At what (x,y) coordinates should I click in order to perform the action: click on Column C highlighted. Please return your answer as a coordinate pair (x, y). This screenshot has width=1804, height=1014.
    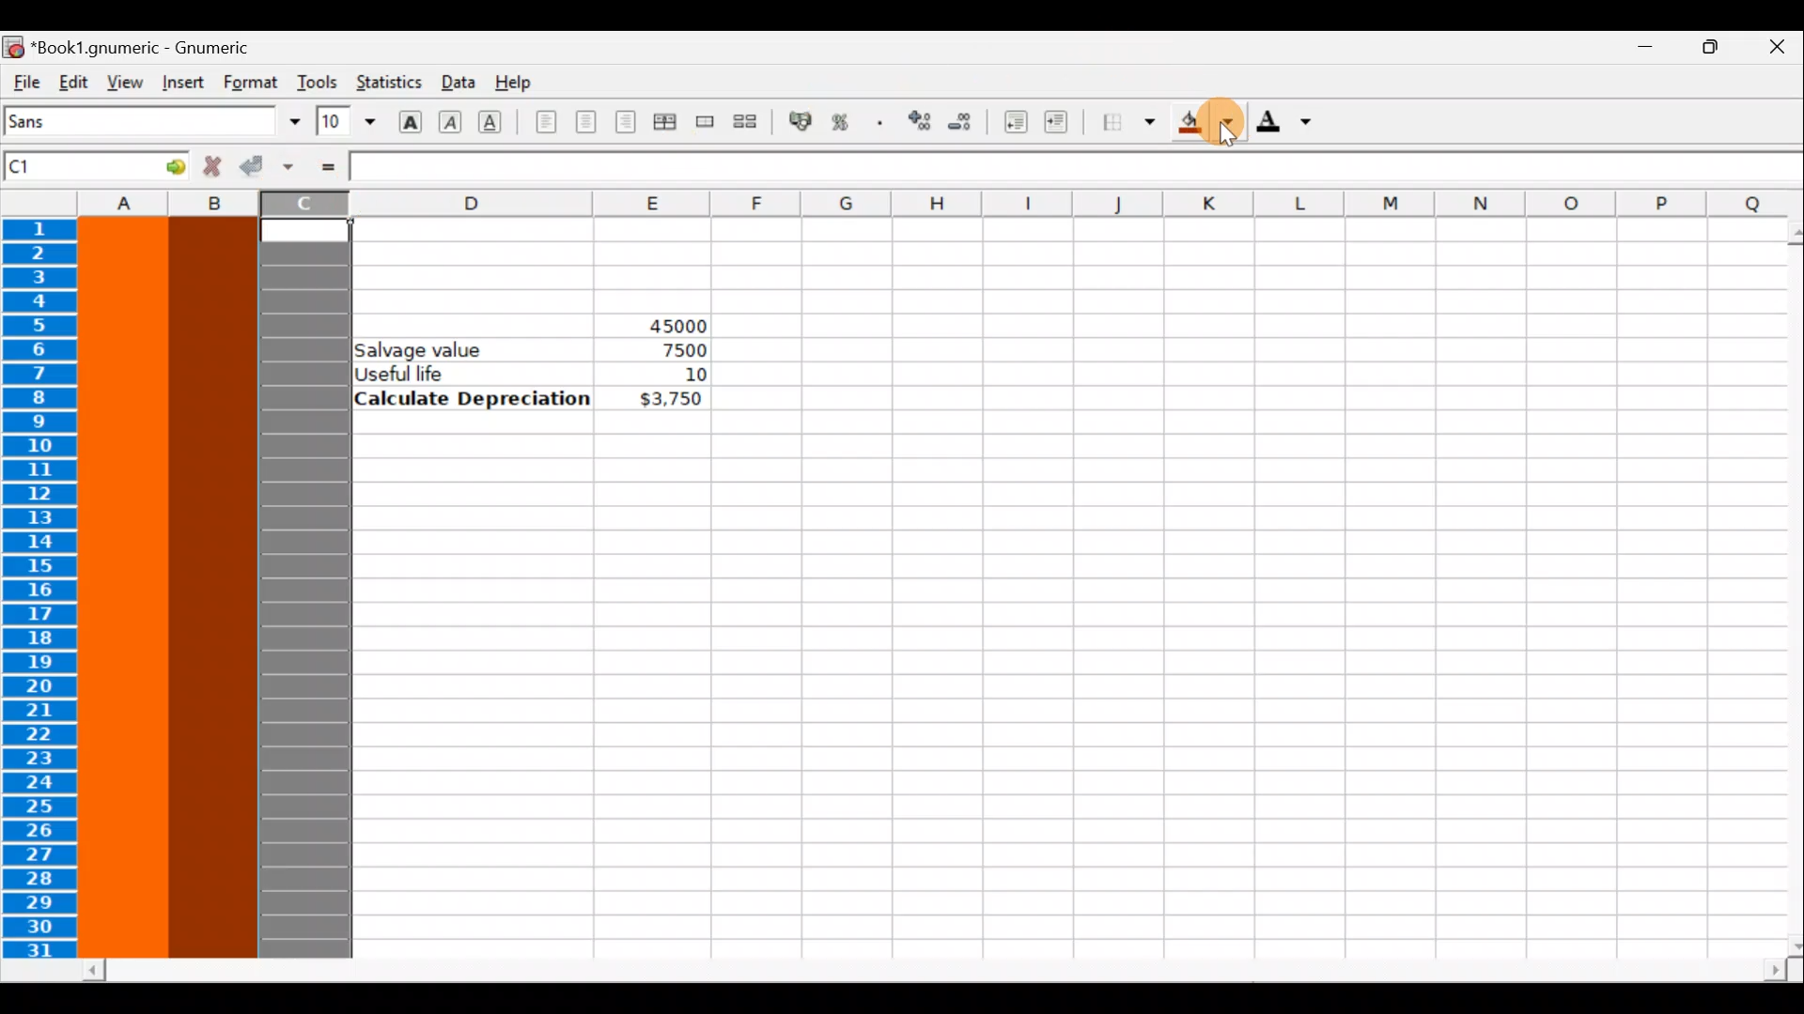
    Looking at the image, I should click on (310, 586).